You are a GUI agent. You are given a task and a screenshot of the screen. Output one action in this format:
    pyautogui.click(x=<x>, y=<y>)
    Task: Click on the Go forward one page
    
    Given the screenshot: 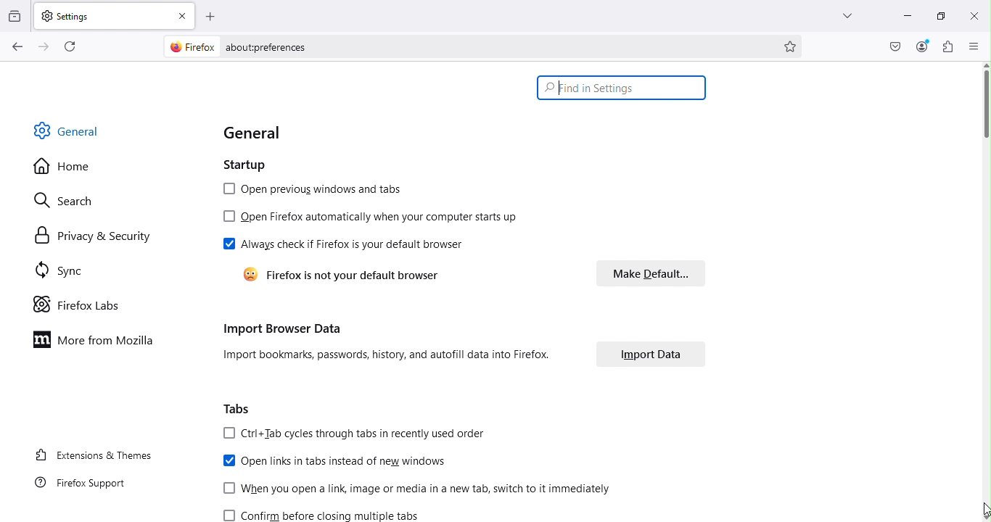 What is the action you would take?
    pyautogui.click(x=46, y=46)
    